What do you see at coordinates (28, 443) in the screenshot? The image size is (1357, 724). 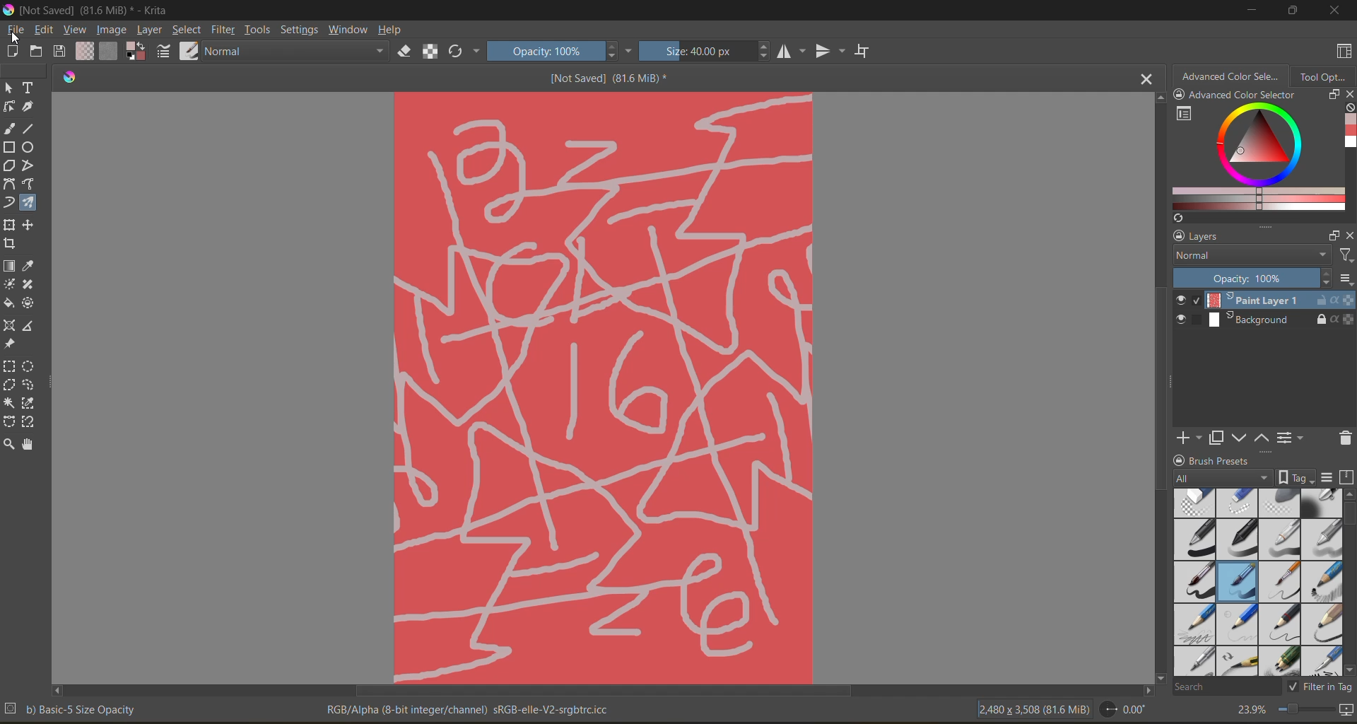 I see `tool` at bounding box center [28, 443].